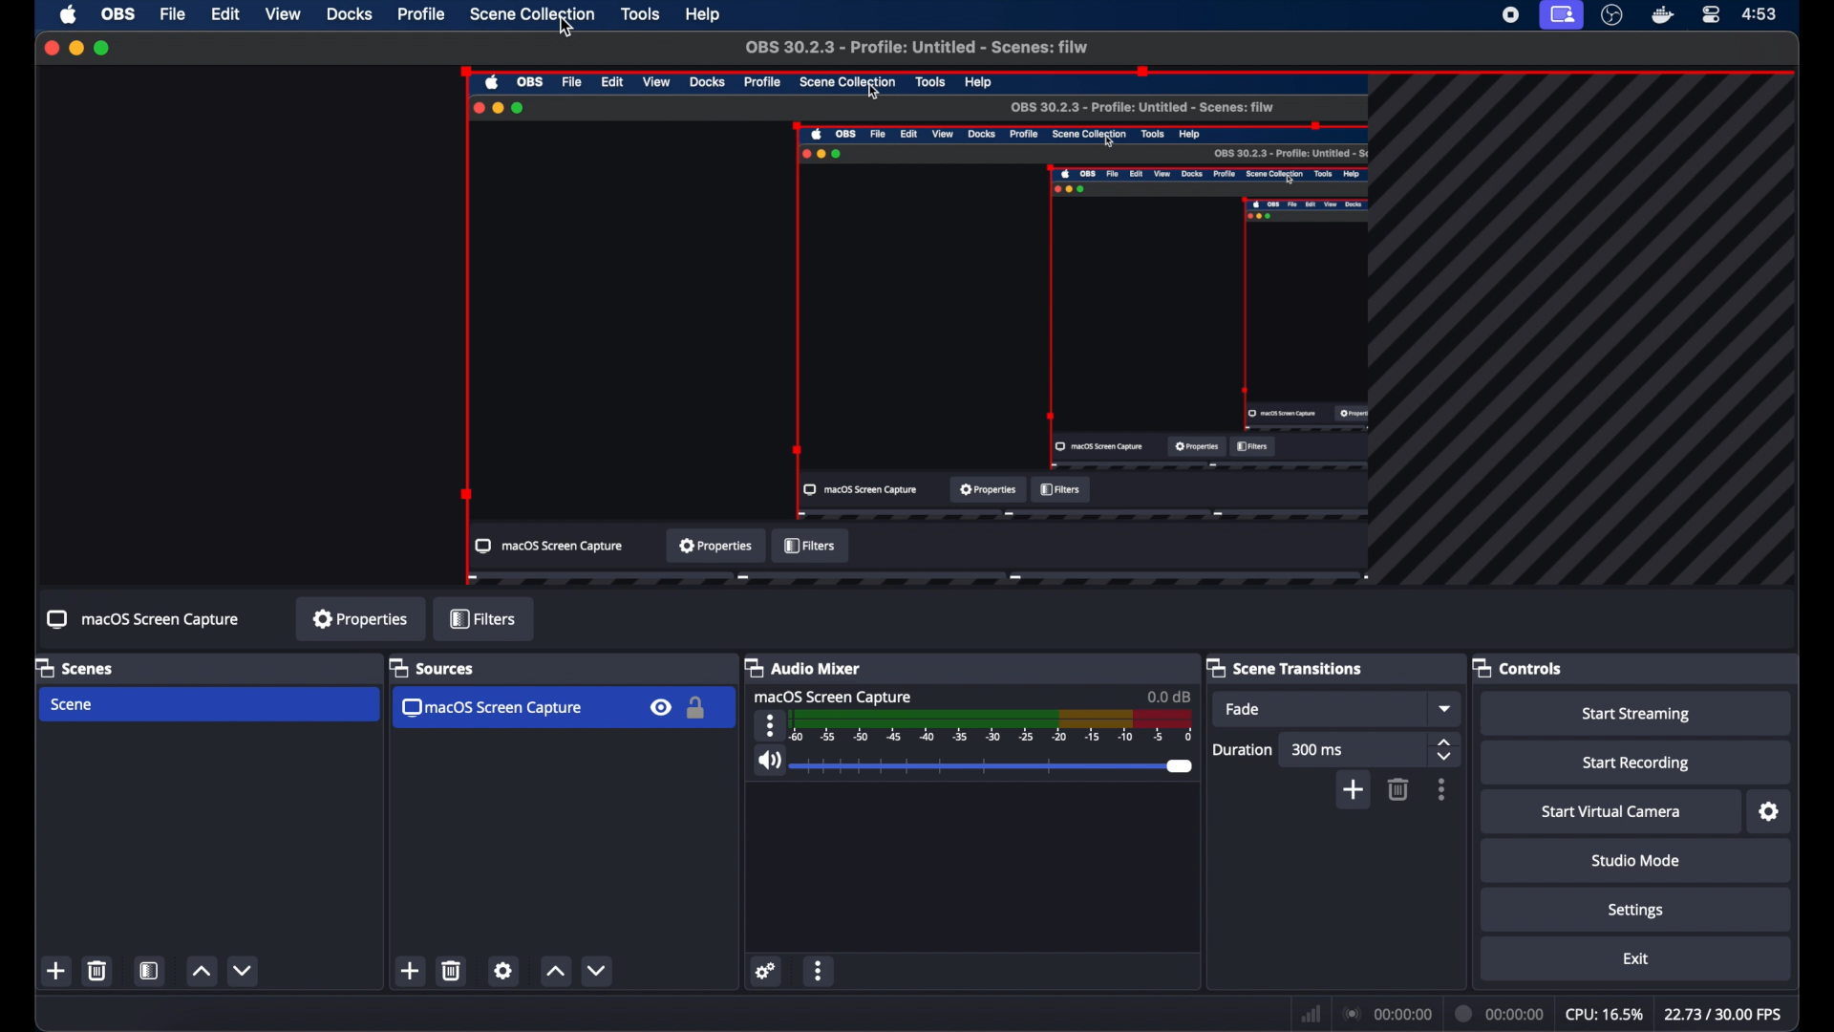 The width and height of the screenshot is (1834, 1032). What do you see at coordinates (1641, 911) in the screenshot?
I see `settings` at bounding box center [1641, 911].